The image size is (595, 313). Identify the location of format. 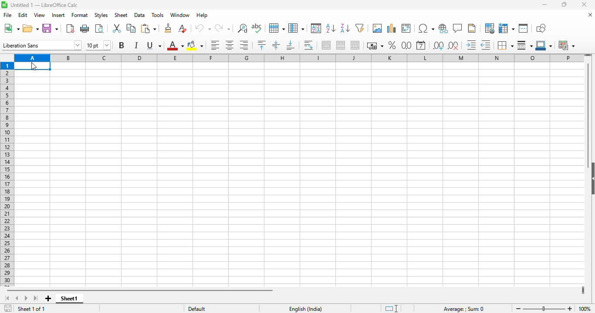
(80, 15).